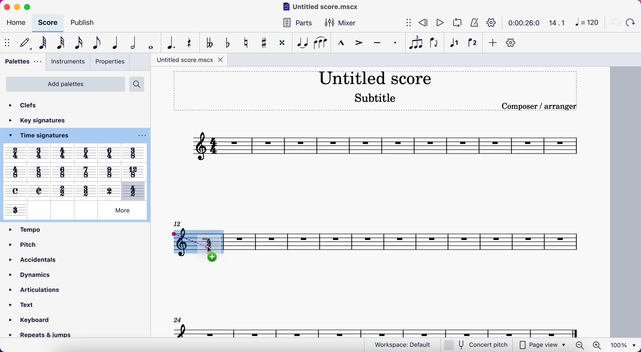 The width and height of the screenshot is (641, 352). What do you see at coordinates (16, 210) in the screenshot?
I see `` at bounding box center [16, 210].